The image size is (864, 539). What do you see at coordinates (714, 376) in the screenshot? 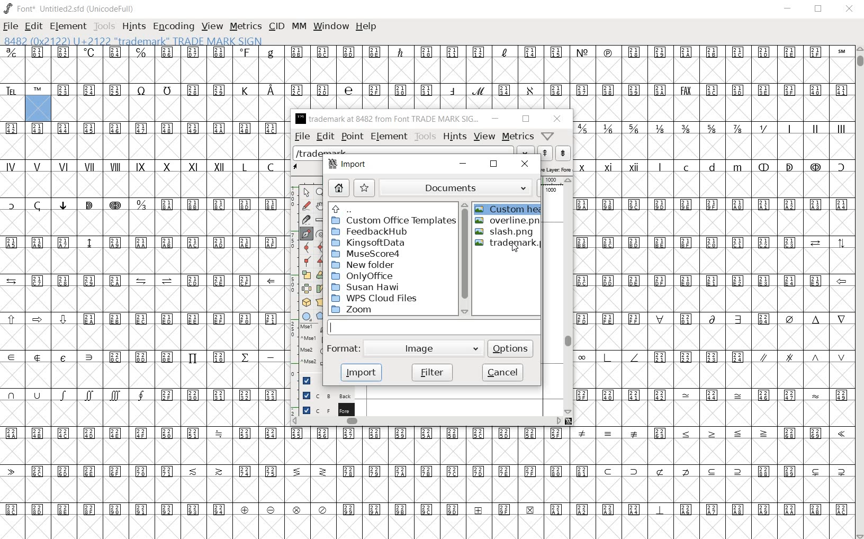
I see `symbols` at bounding box center [714, 376].